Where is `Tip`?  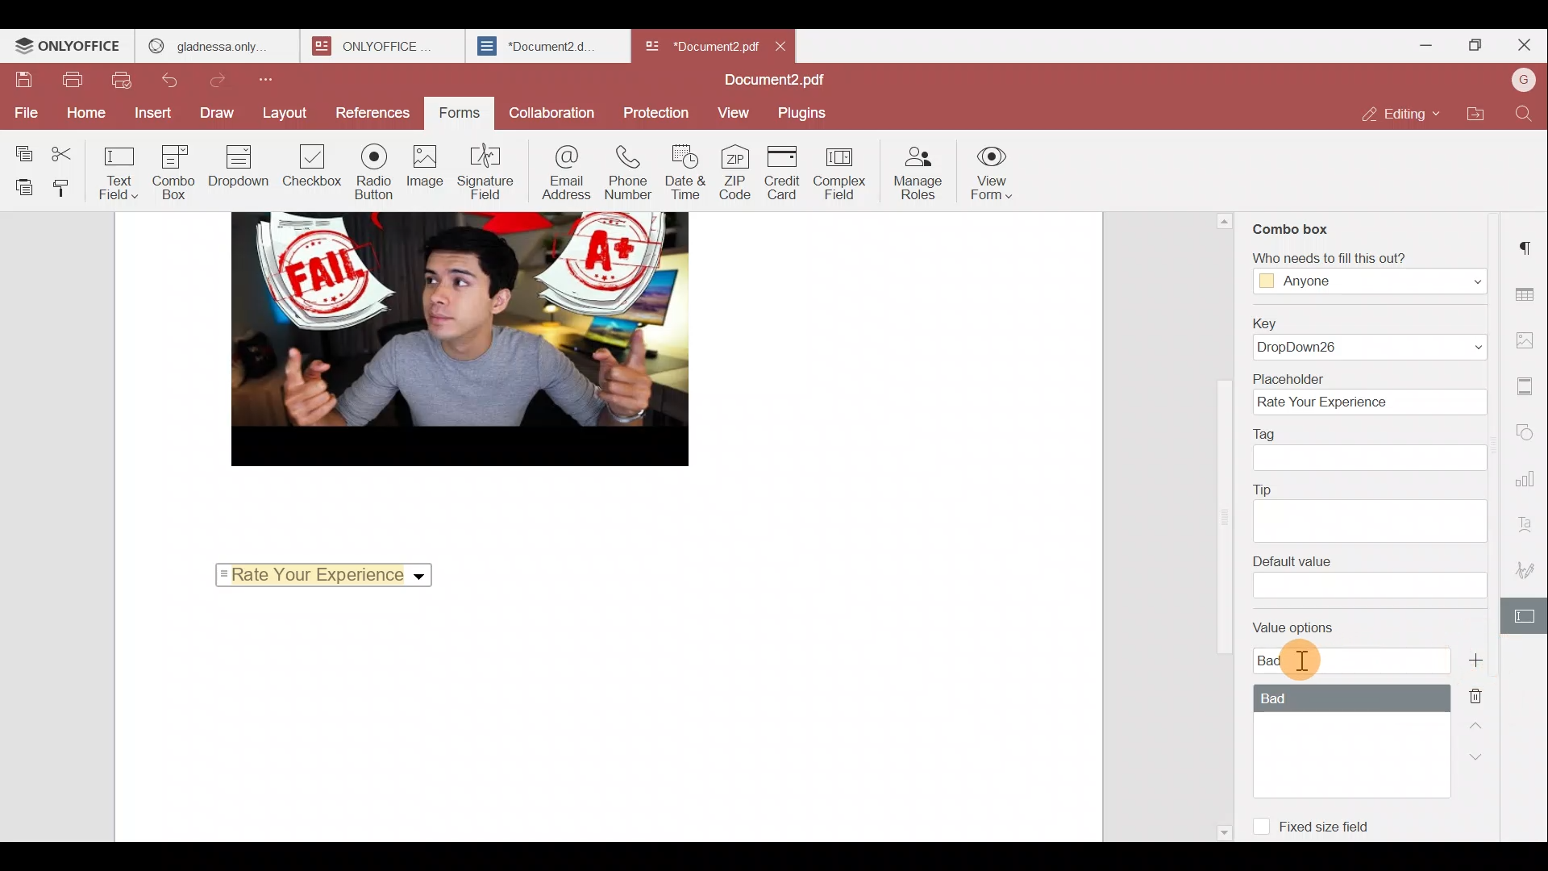 Tip is located at coordinates (1371, 510).